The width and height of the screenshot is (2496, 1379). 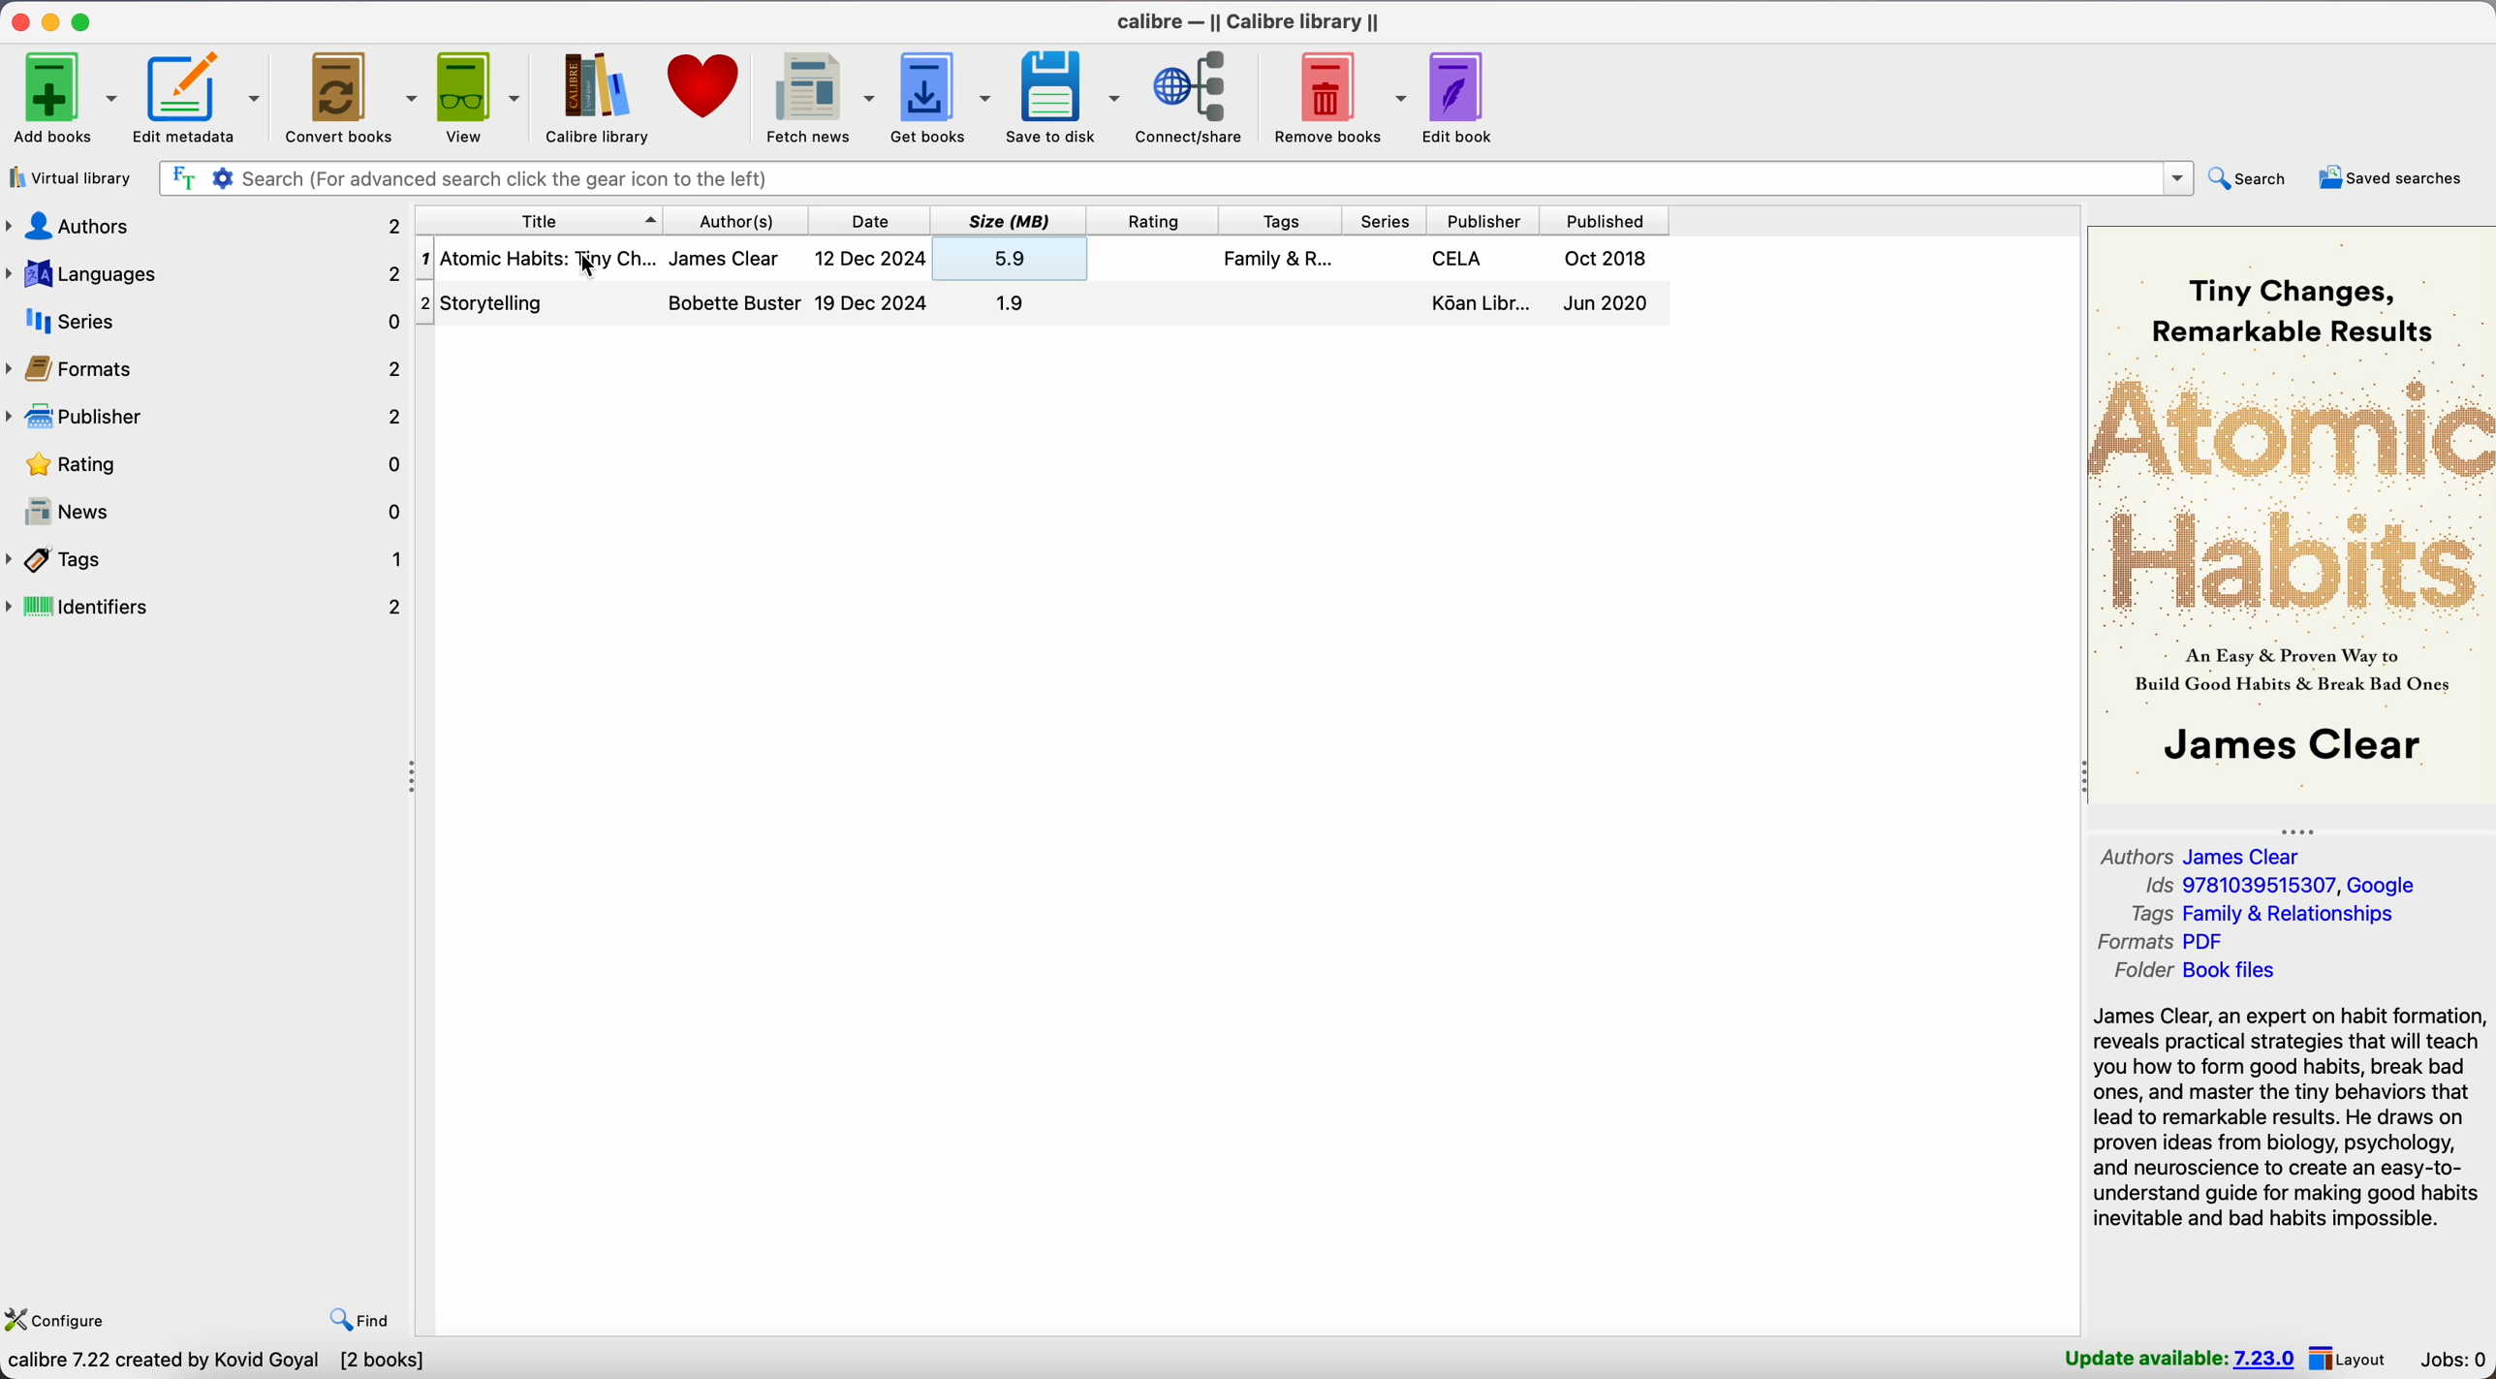 I want to click on series, so click(x=207, y=320).